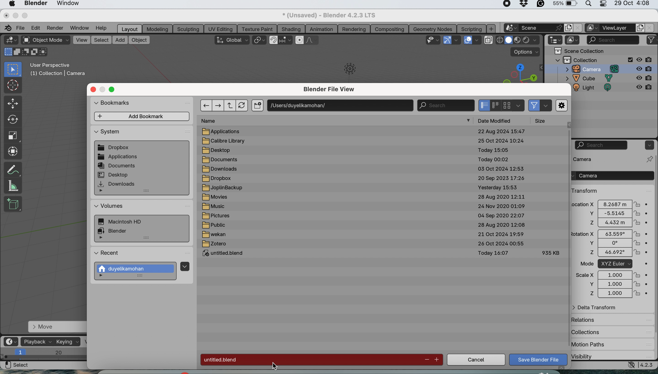 This screenshot has width=658, height=374. I want to click on scripting, so click(471, 29).